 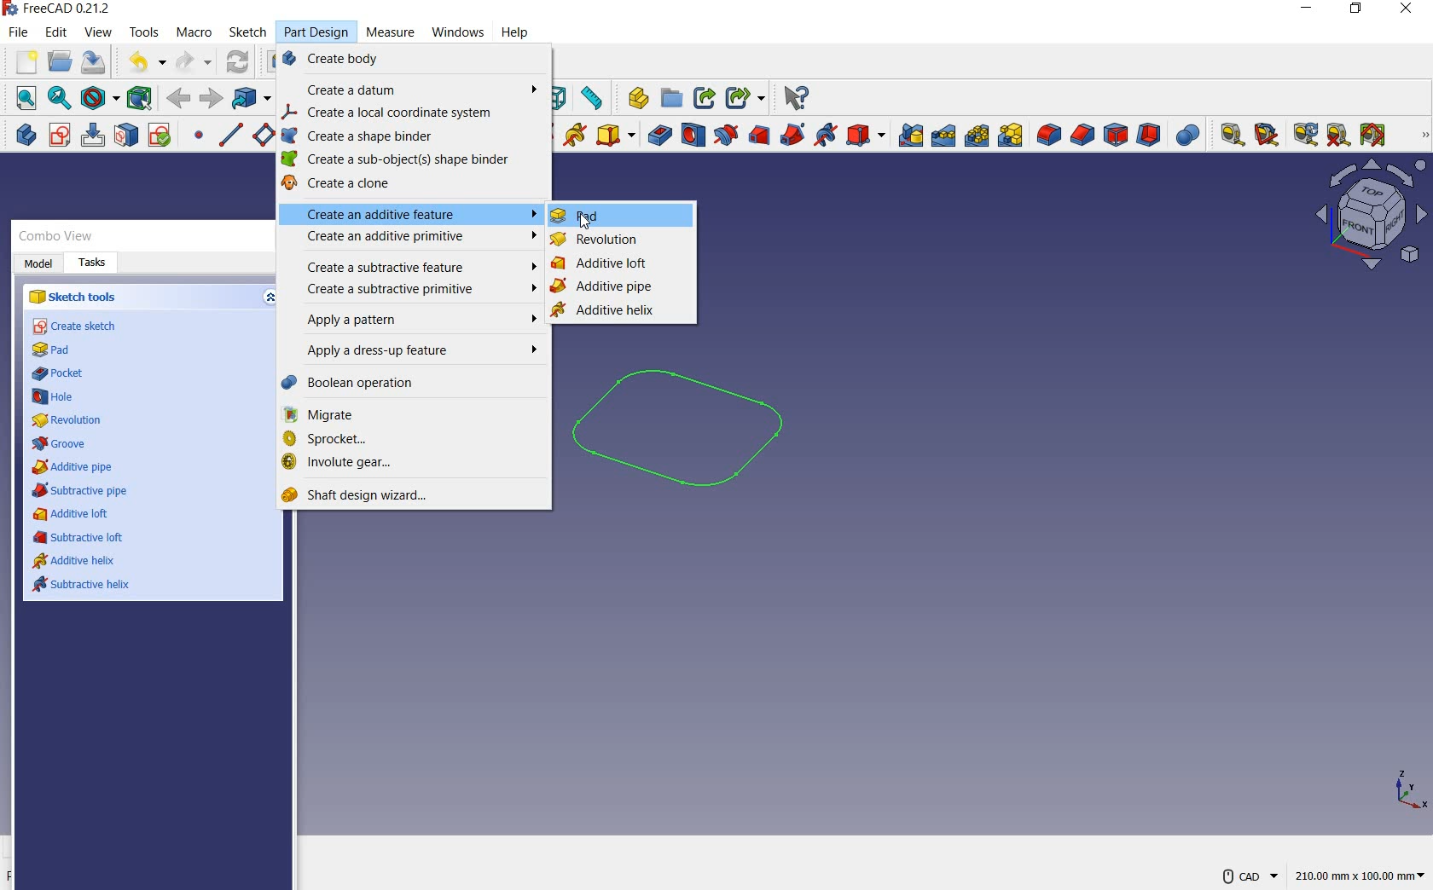 What do you see at coordinates (75, 468) in the screenshot?
I see `additive pipe` at bounding box center [75, 468].